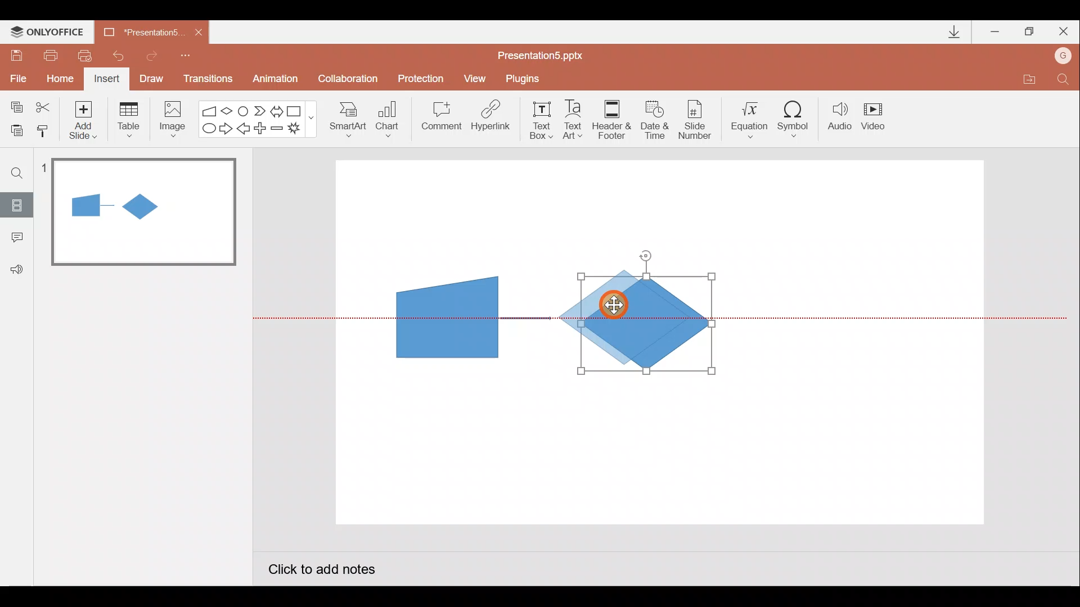 Image resolution: width=1080 pixels, height=607 pixels. I want to click on Comment, so click(440, 120).